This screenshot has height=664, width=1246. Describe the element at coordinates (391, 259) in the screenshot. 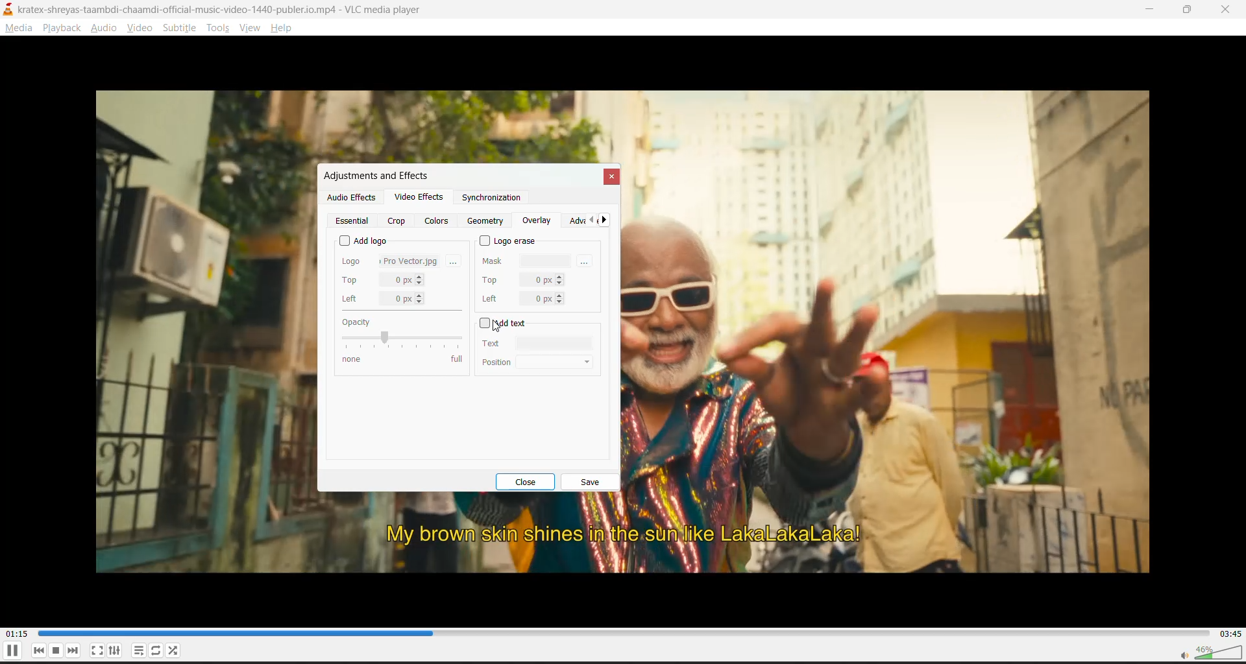

I see `logo` at that location.